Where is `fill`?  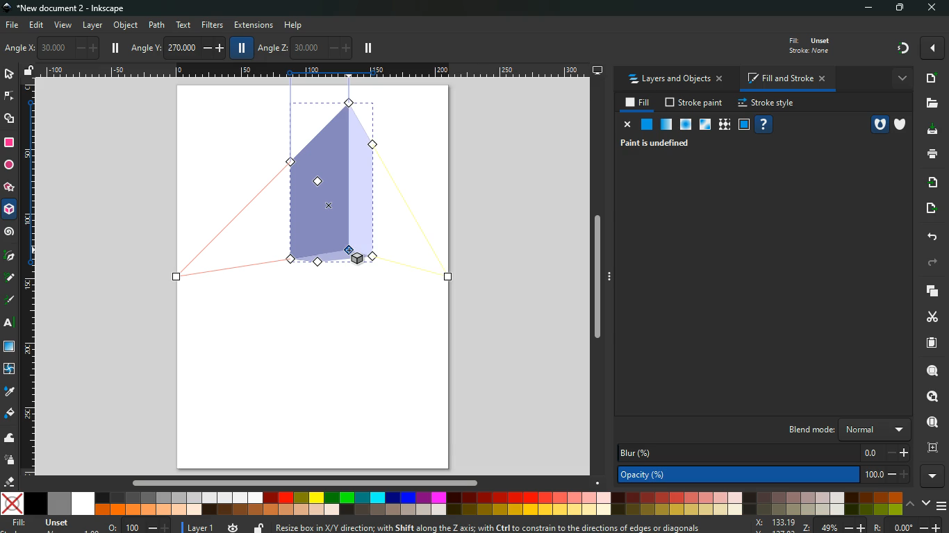 fill is located at coordinates (10, 414).